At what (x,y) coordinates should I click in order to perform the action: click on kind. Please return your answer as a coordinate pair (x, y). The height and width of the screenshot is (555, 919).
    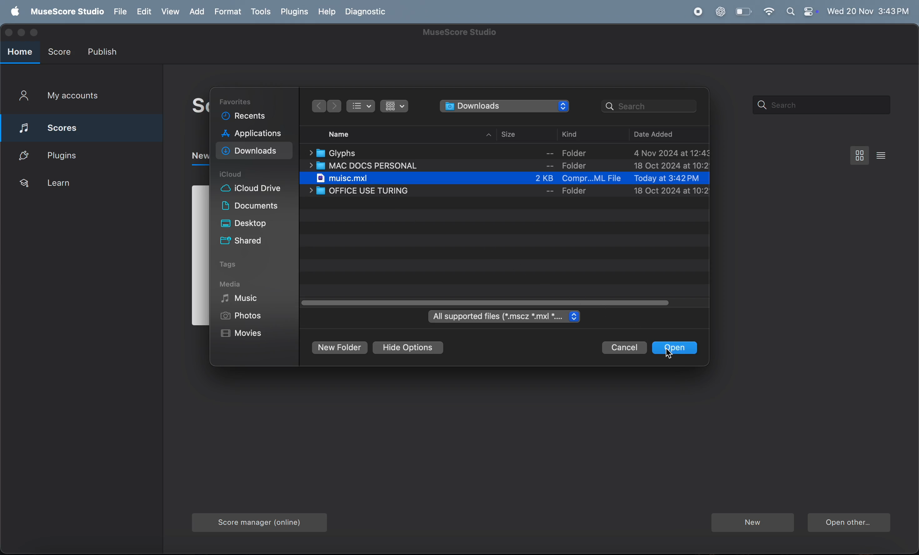
    Looking at the image, I should click on (583, 133).